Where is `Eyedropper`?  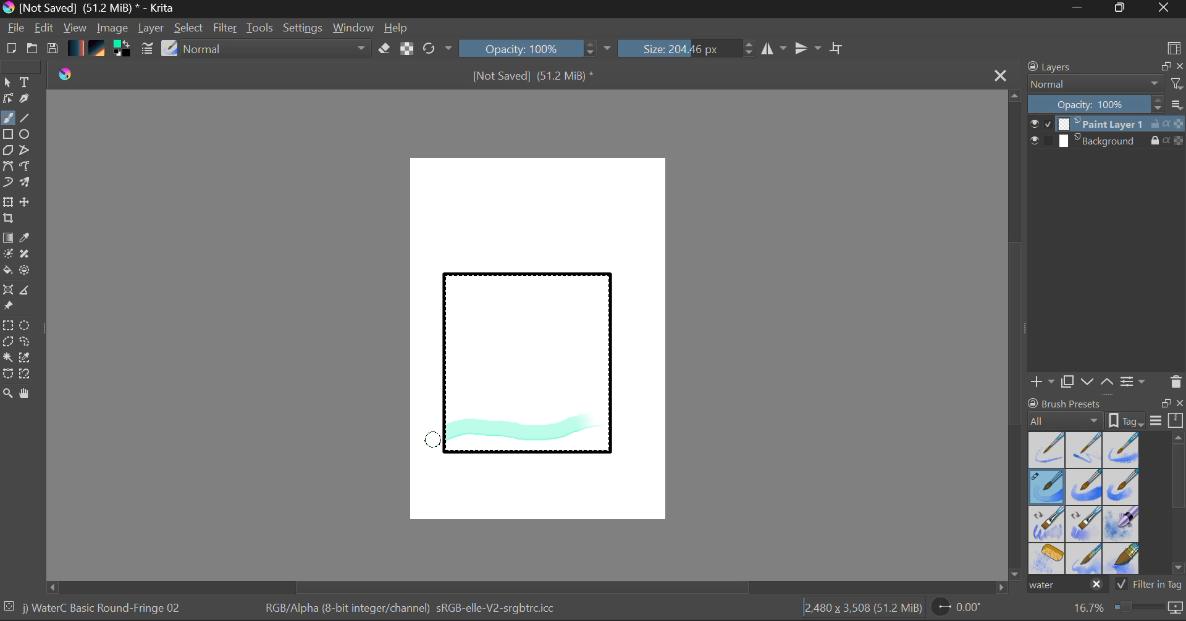 Eyedropper is located at coordinates (27, 238).